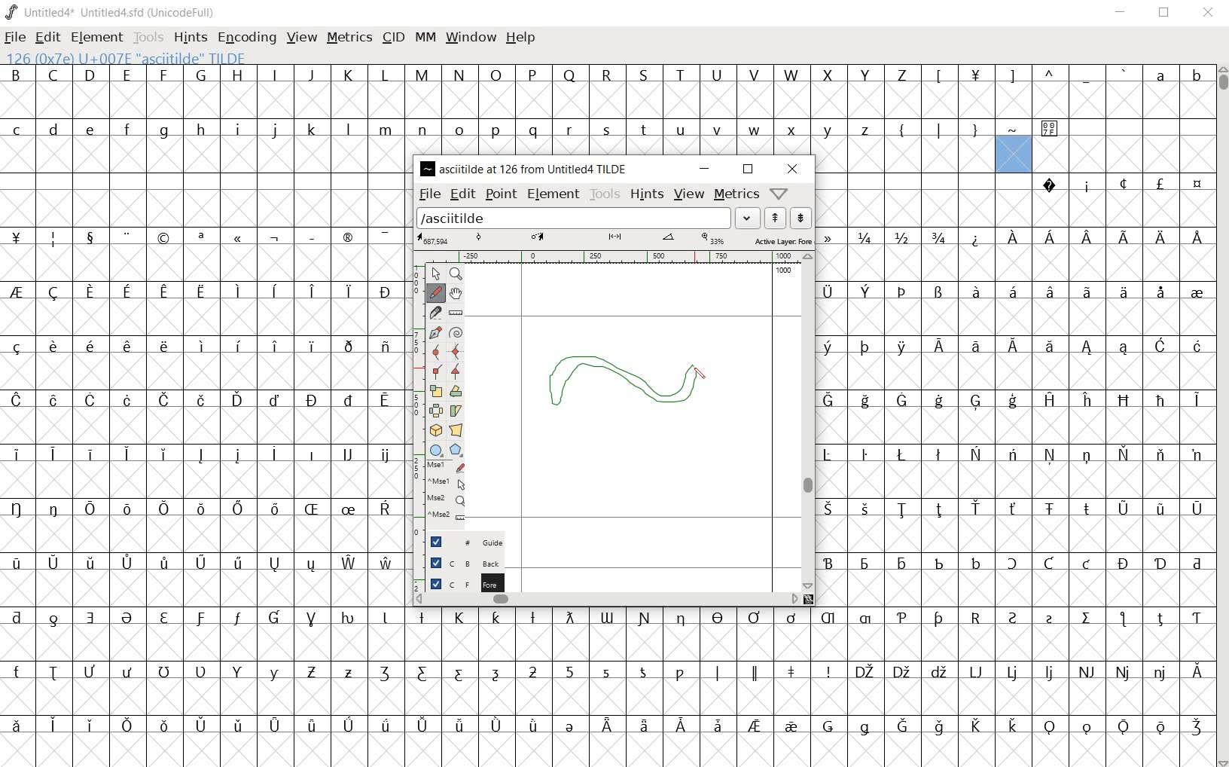 This screenshot has width=1229, height=767. I want to click on edit, so click(462, 194).